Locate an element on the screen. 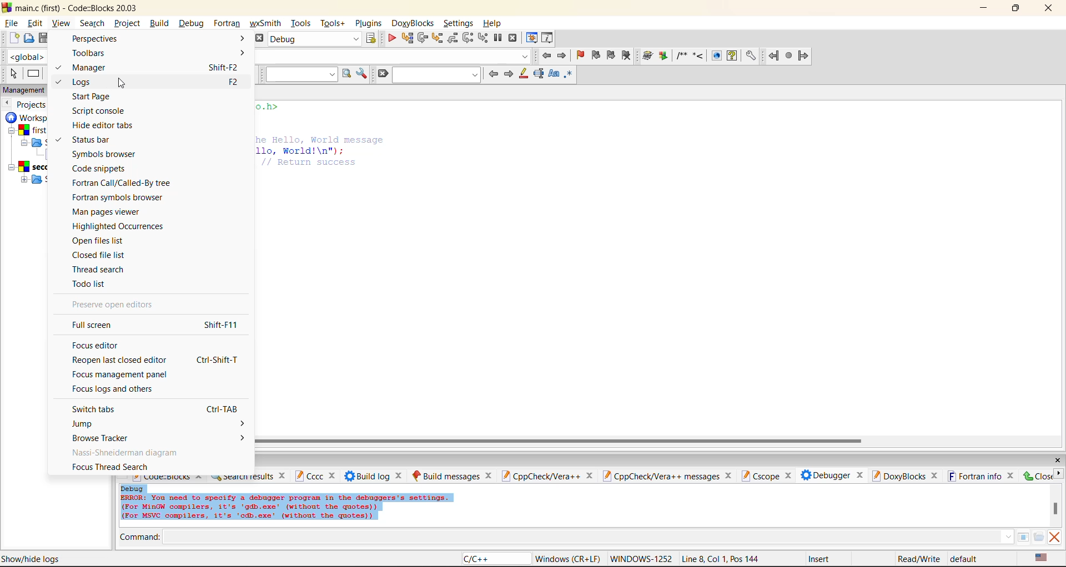  Shift+F11 is located at coordinates (220, 326).